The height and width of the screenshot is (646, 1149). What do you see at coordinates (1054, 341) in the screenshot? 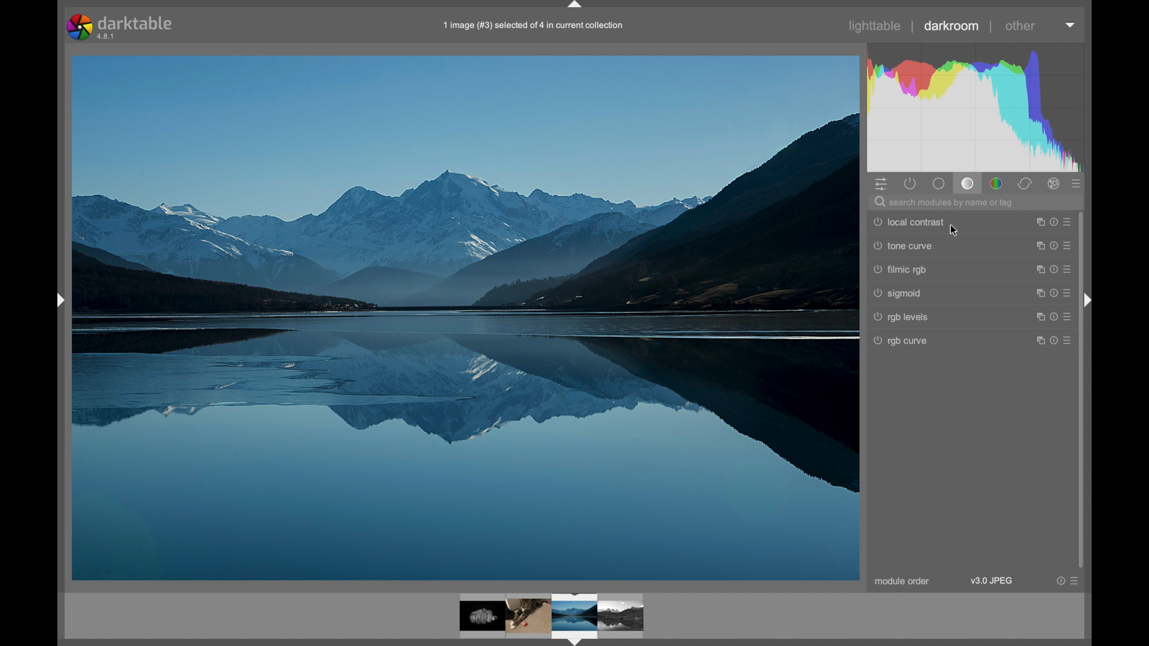
I see `more options` at bounding box center [1054, 341].